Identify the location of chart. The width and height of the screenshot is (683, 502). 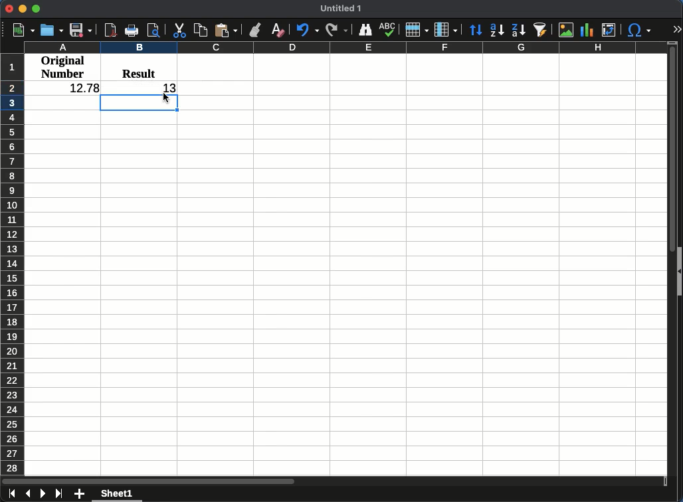
(587, 29).